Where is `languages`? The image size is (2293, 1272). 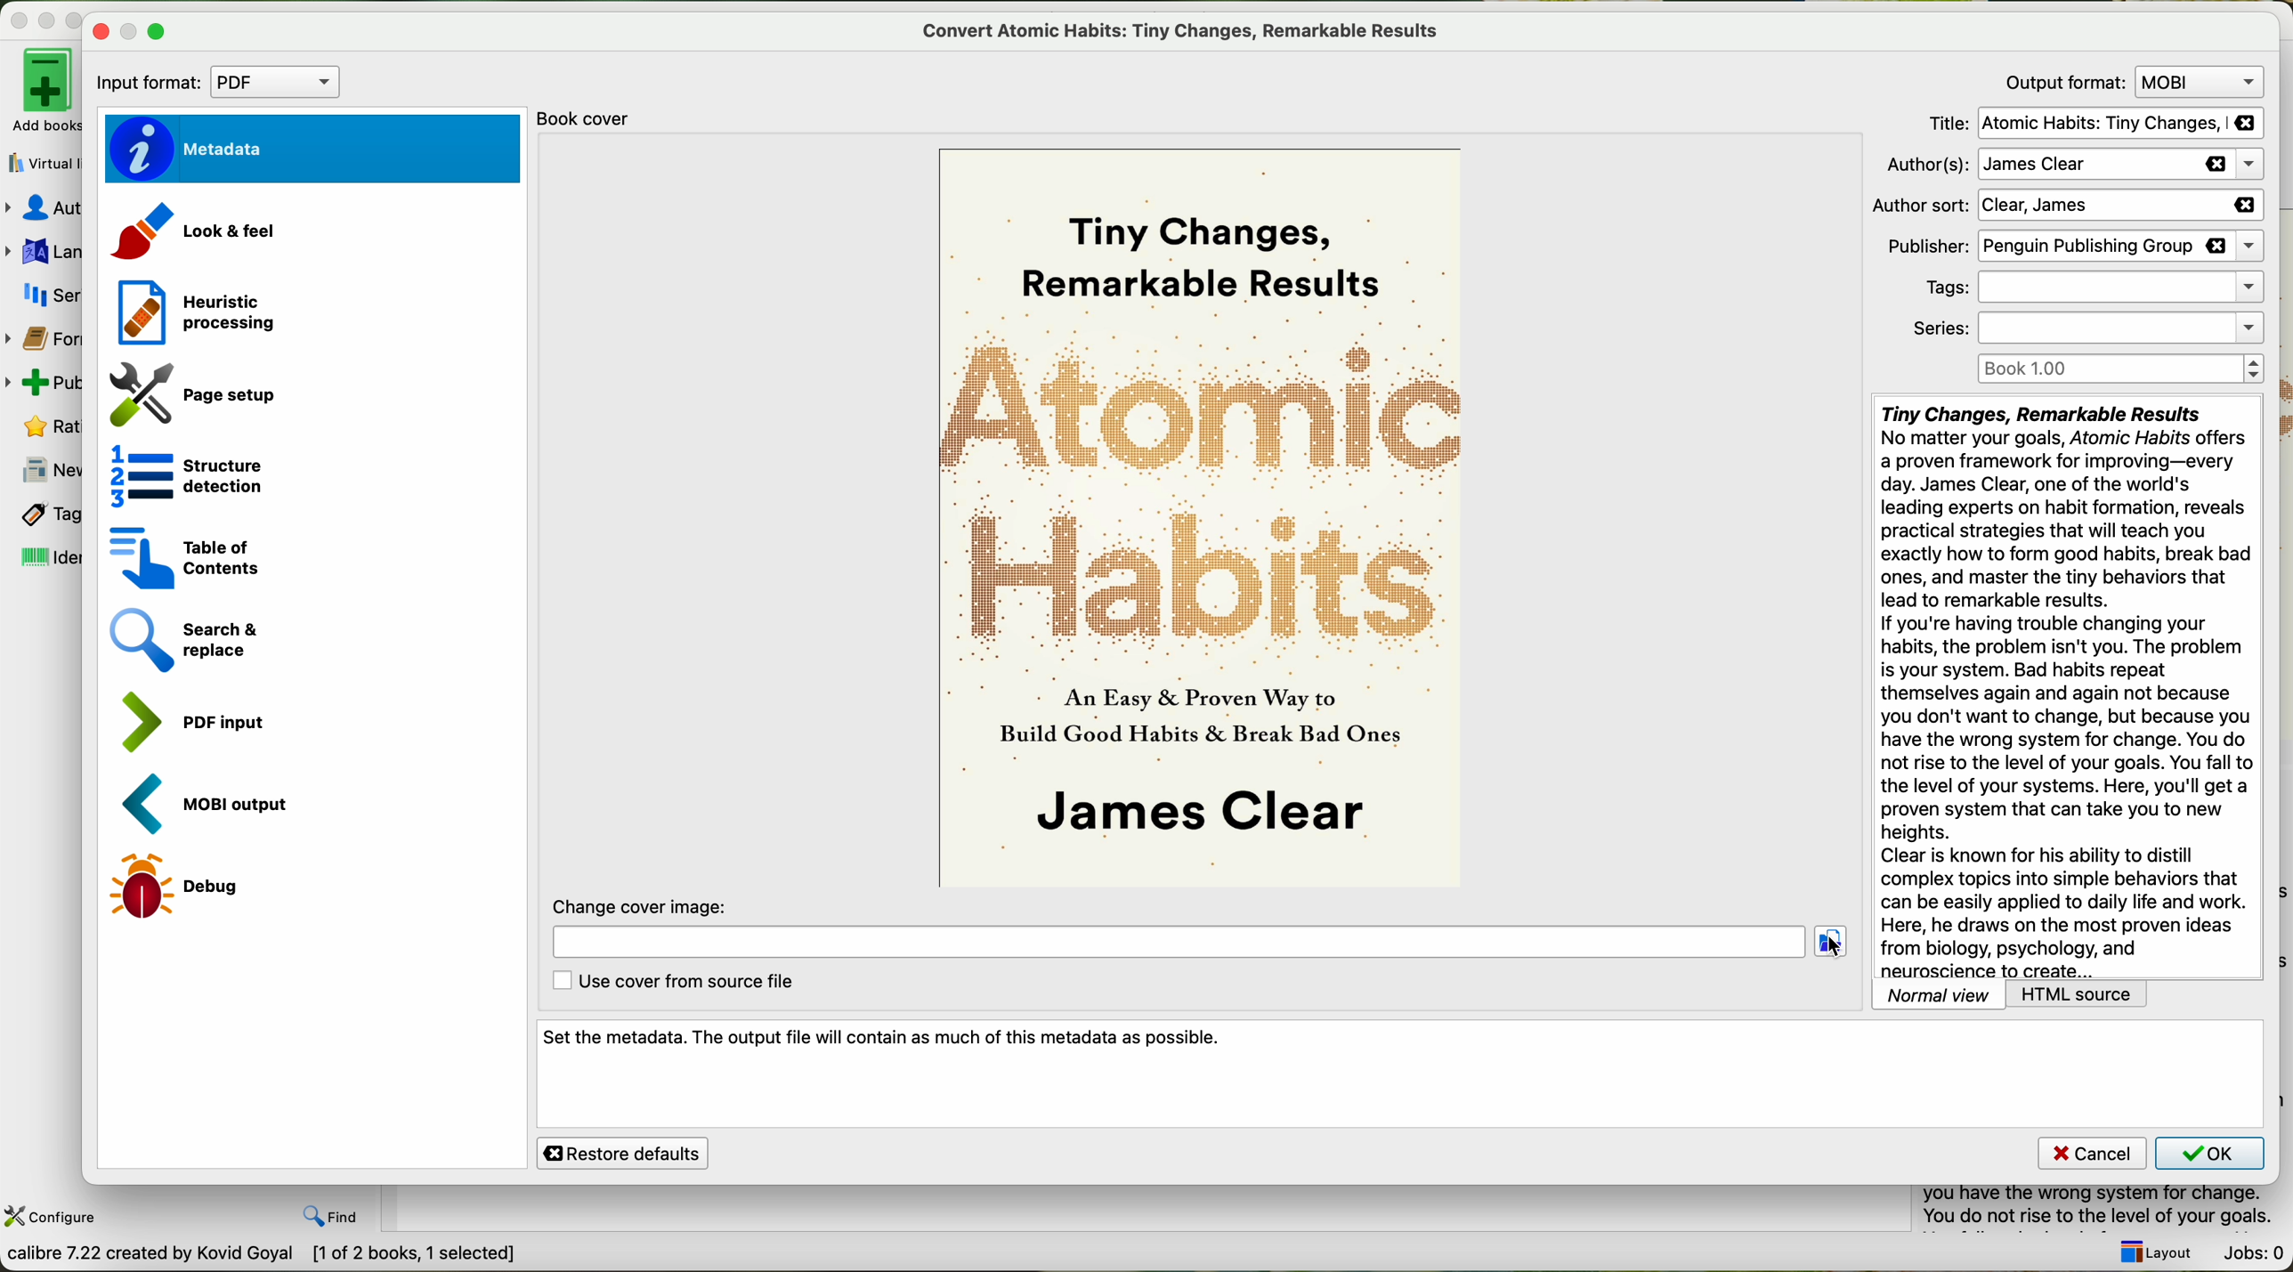 languages is located at coordinates (40, 254).